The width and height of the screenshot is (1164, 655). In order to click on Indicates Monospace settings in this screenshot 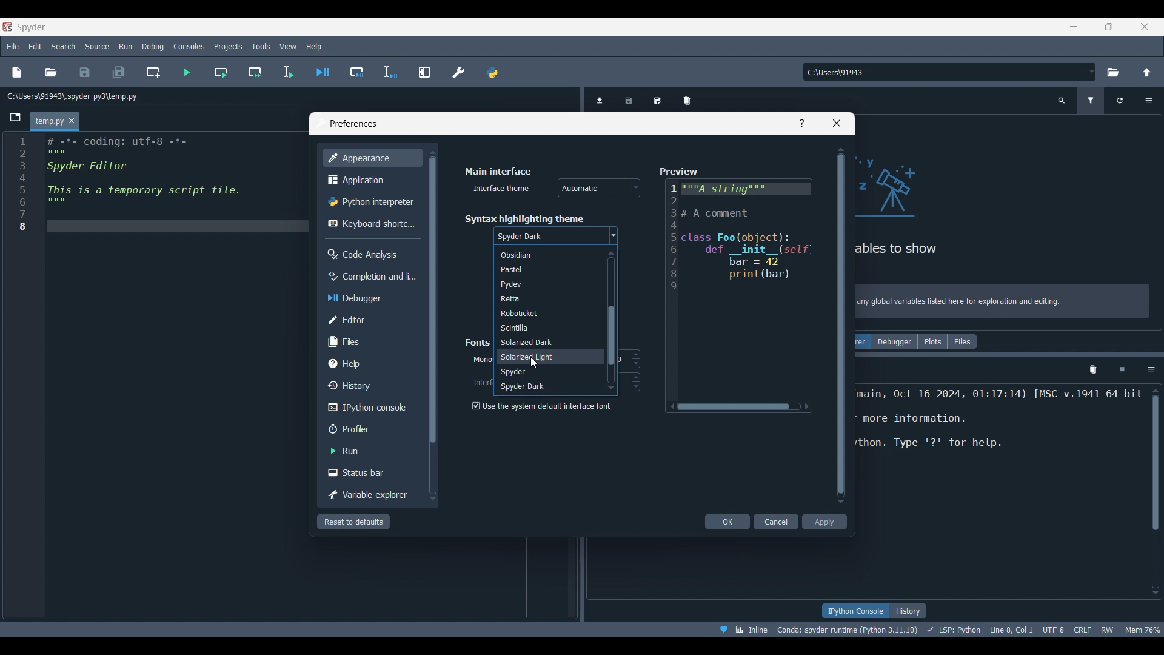, I will do `click(482, 360)`.